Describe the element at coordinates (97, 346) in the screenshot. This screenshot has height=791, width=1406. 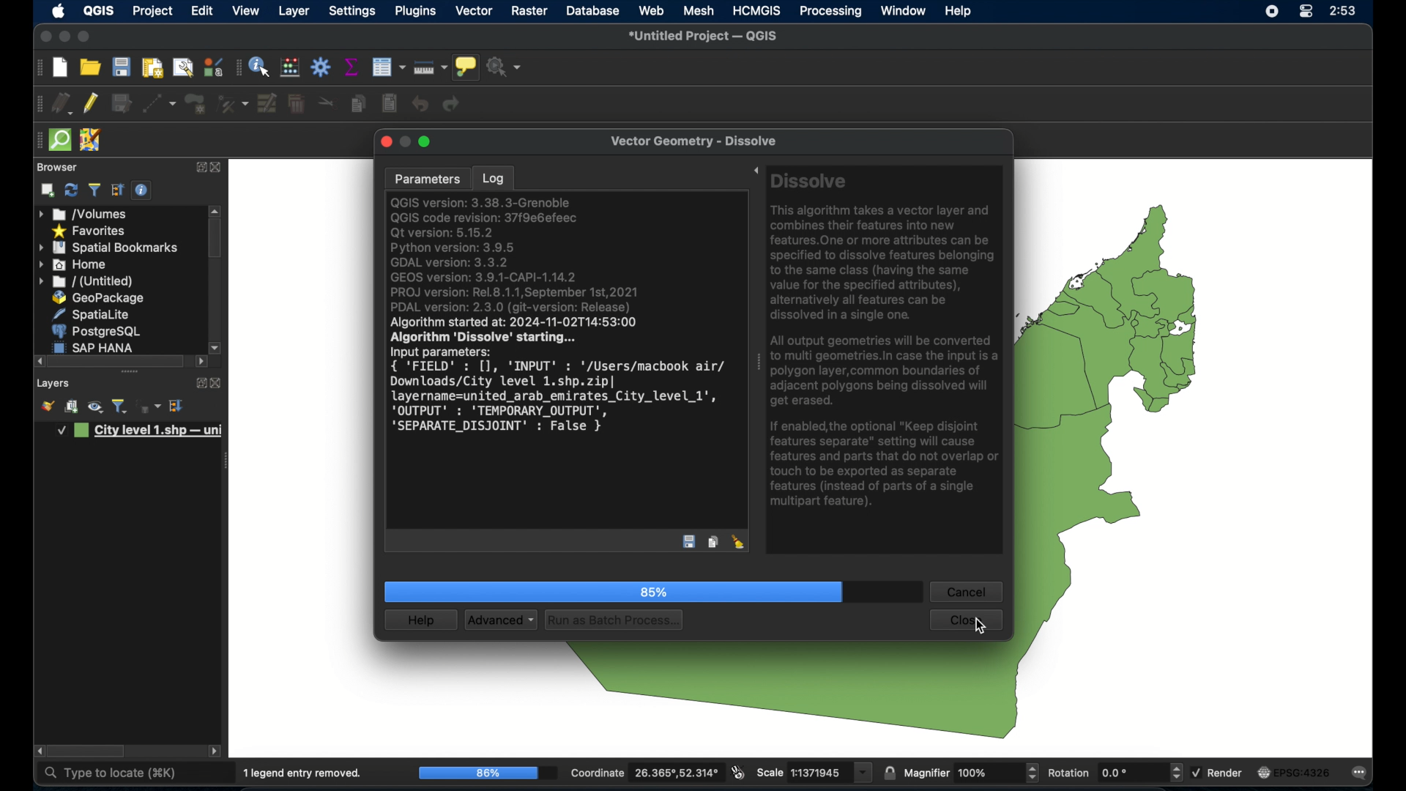
I see `sap hana` at that location.